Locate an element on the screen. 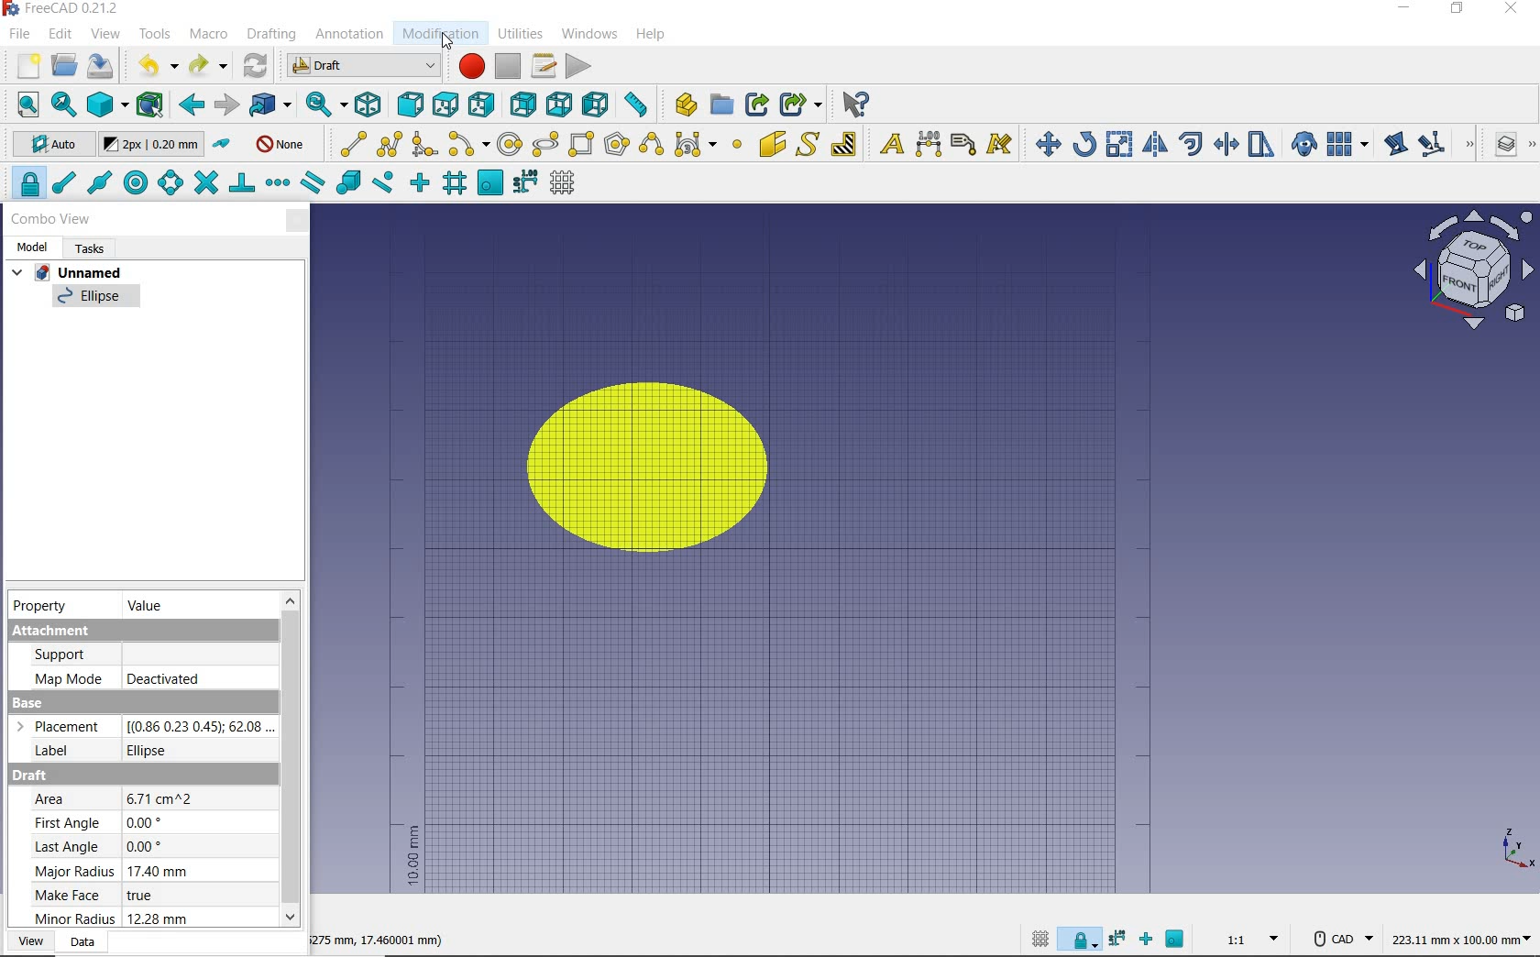 This screenshot has height=957, width=1540. open is located at coordinates (63, 66).